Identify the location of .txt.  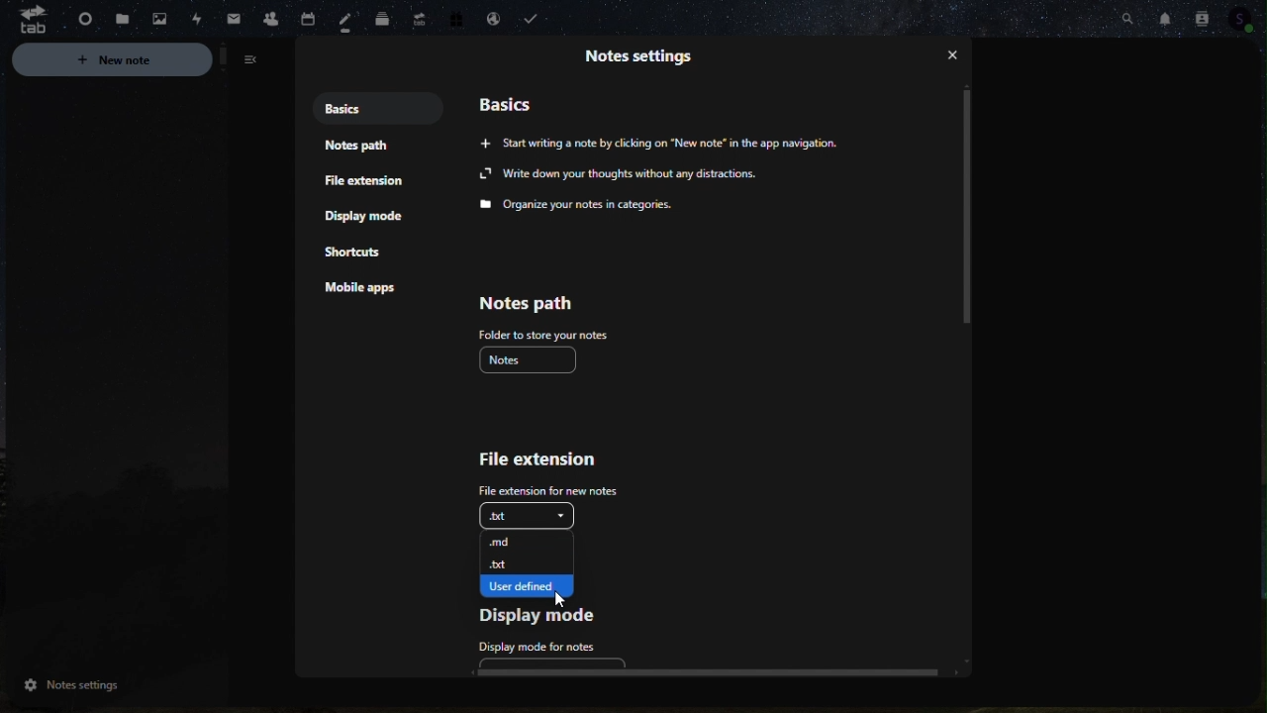
(533, 560).